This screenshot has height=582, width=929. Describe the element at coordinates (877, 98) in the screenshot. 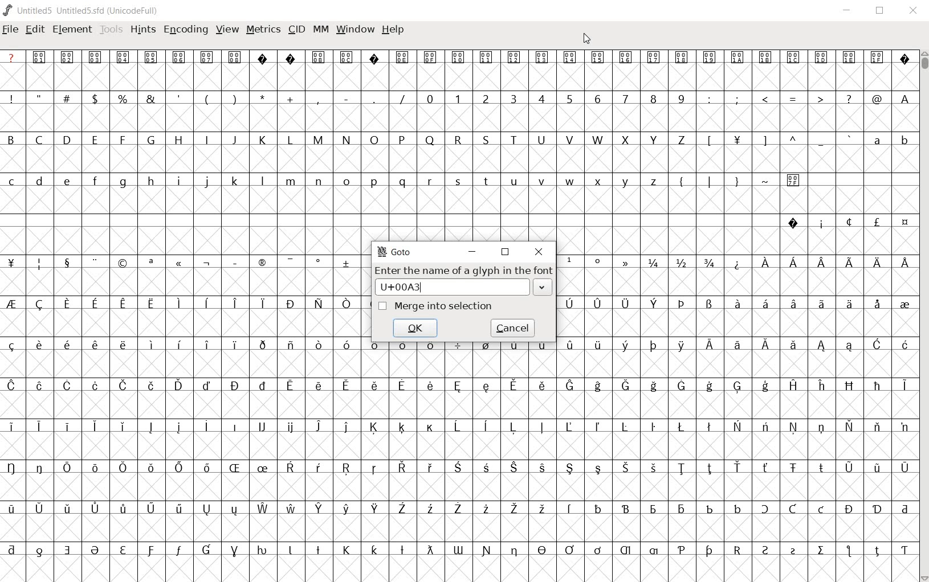

I see `@` at that location.